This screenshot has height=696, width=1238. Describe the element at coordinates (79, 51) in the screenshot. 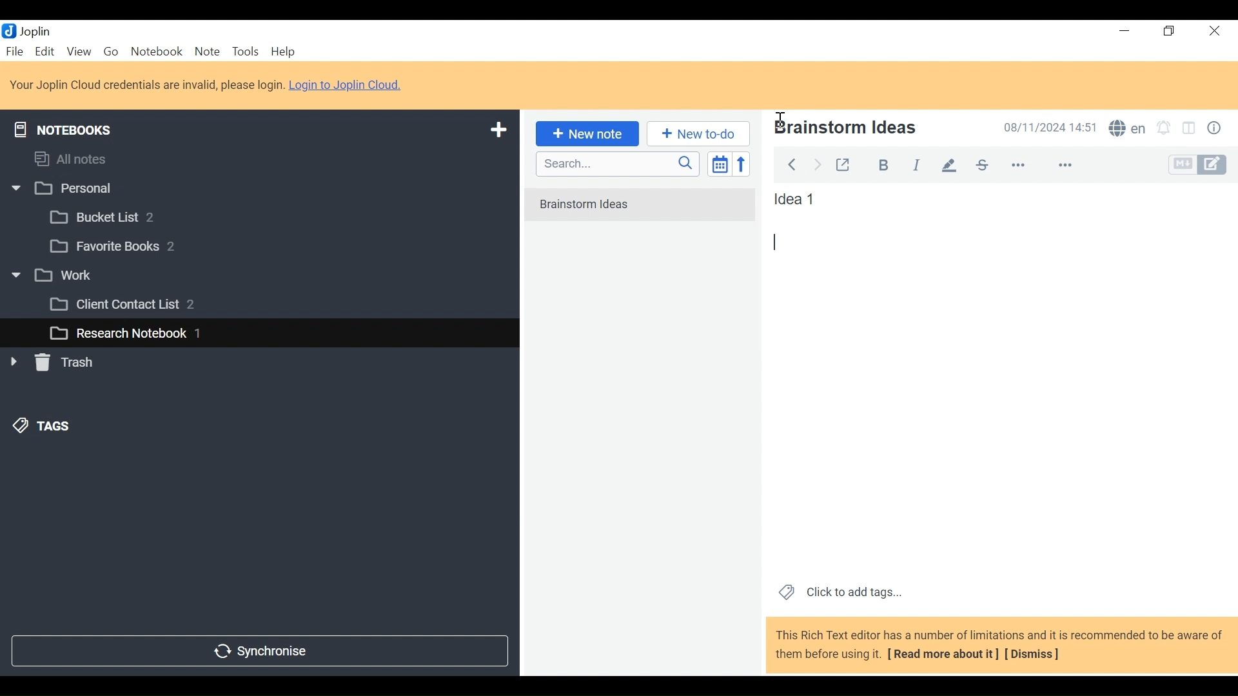

I see `View` at that location.